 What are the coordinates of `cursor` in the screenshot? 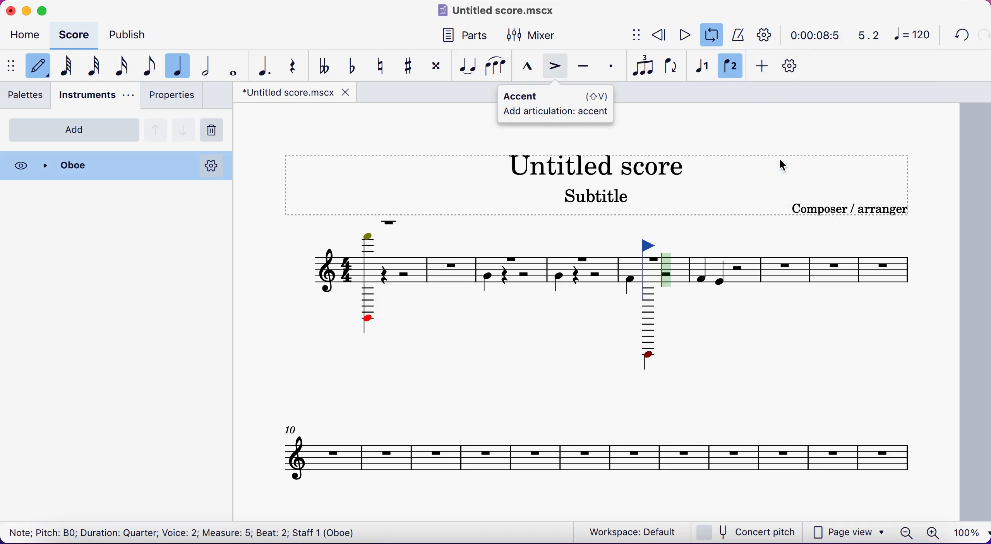 It's located at (783, 164).